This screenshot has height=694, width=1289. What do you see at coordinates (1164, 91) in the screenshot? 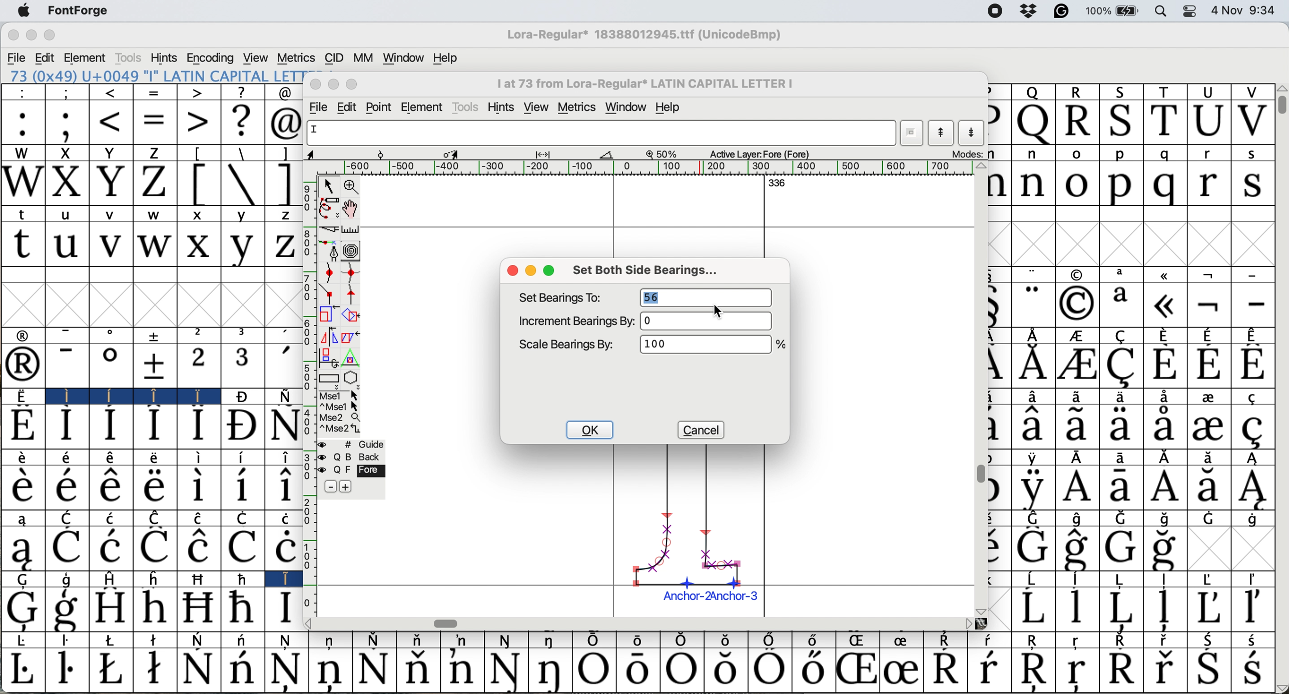
I see `T` at bounding box center [1164, 91].